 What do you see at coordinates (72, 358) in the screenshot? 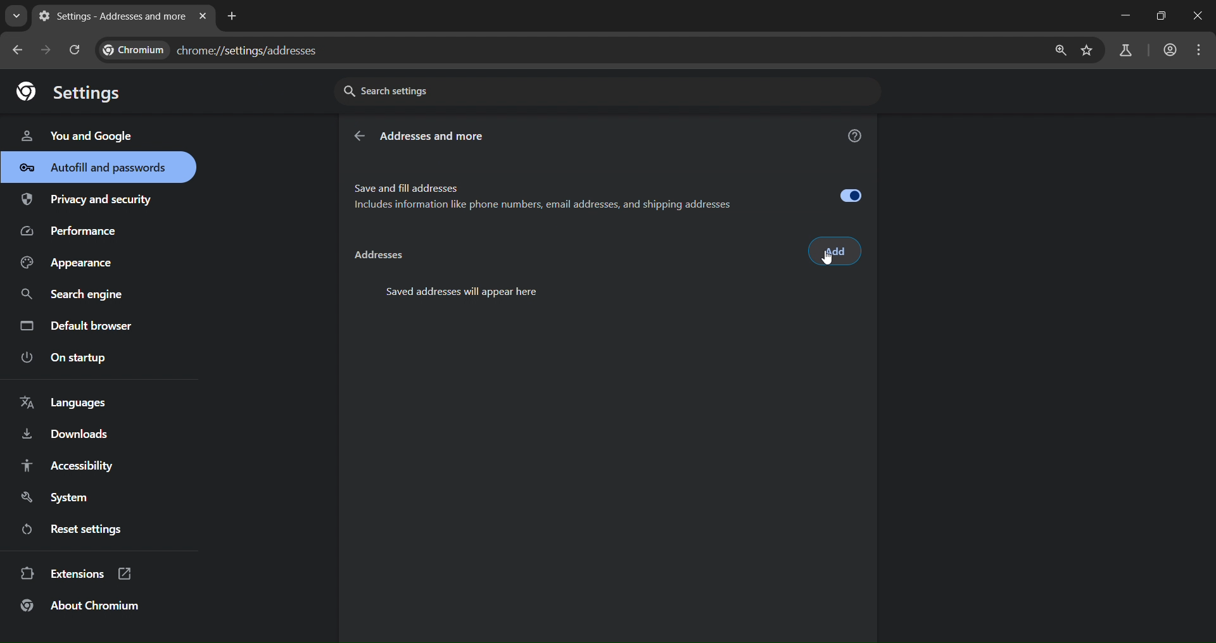
I see `on startup` at bounding box center [72, 358].